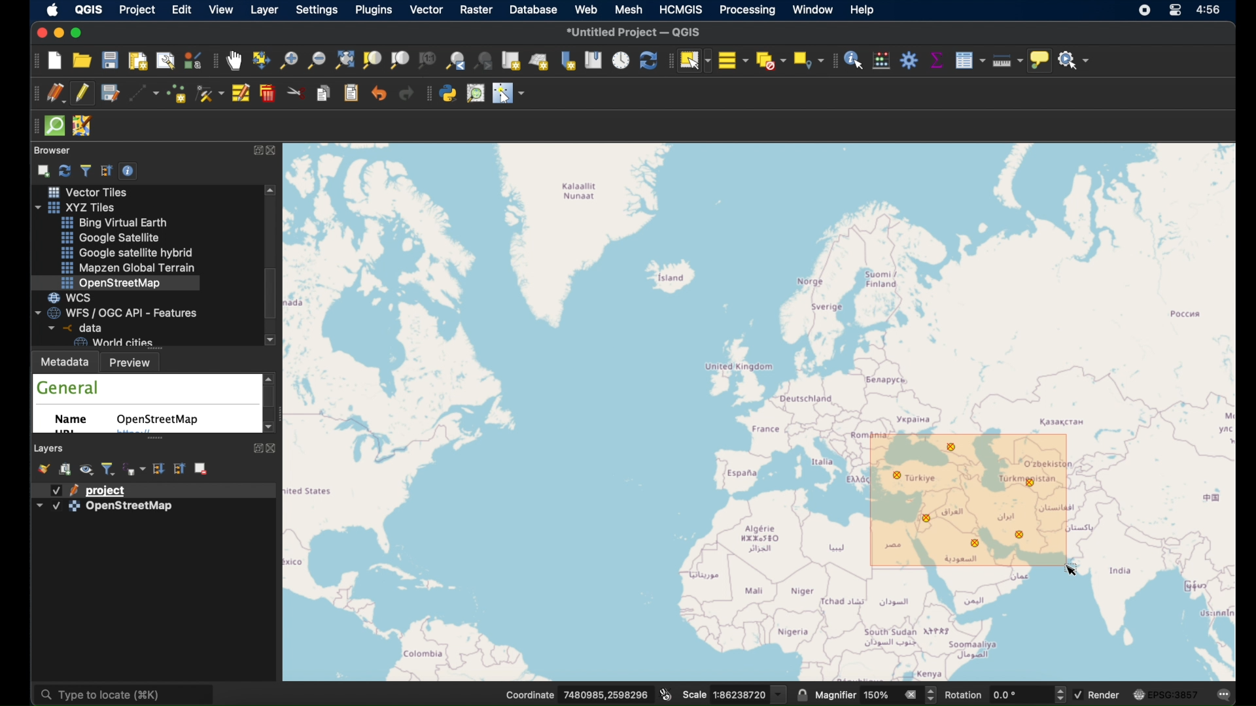 The width and height of the screenshot is (1256, 706). Describe the element at coordinates (587, 9) in the screenshot. I see `web` at that location.